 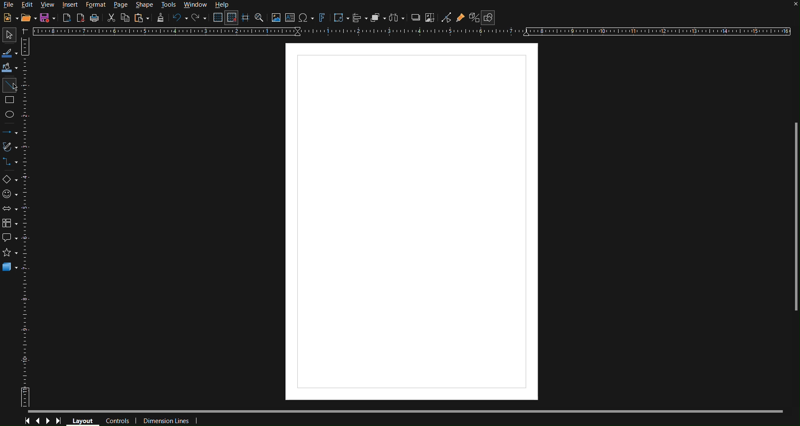 What do you see at coordinates (9, 6) in the screenshot?
I see `File` at bounding box center [9, 6].